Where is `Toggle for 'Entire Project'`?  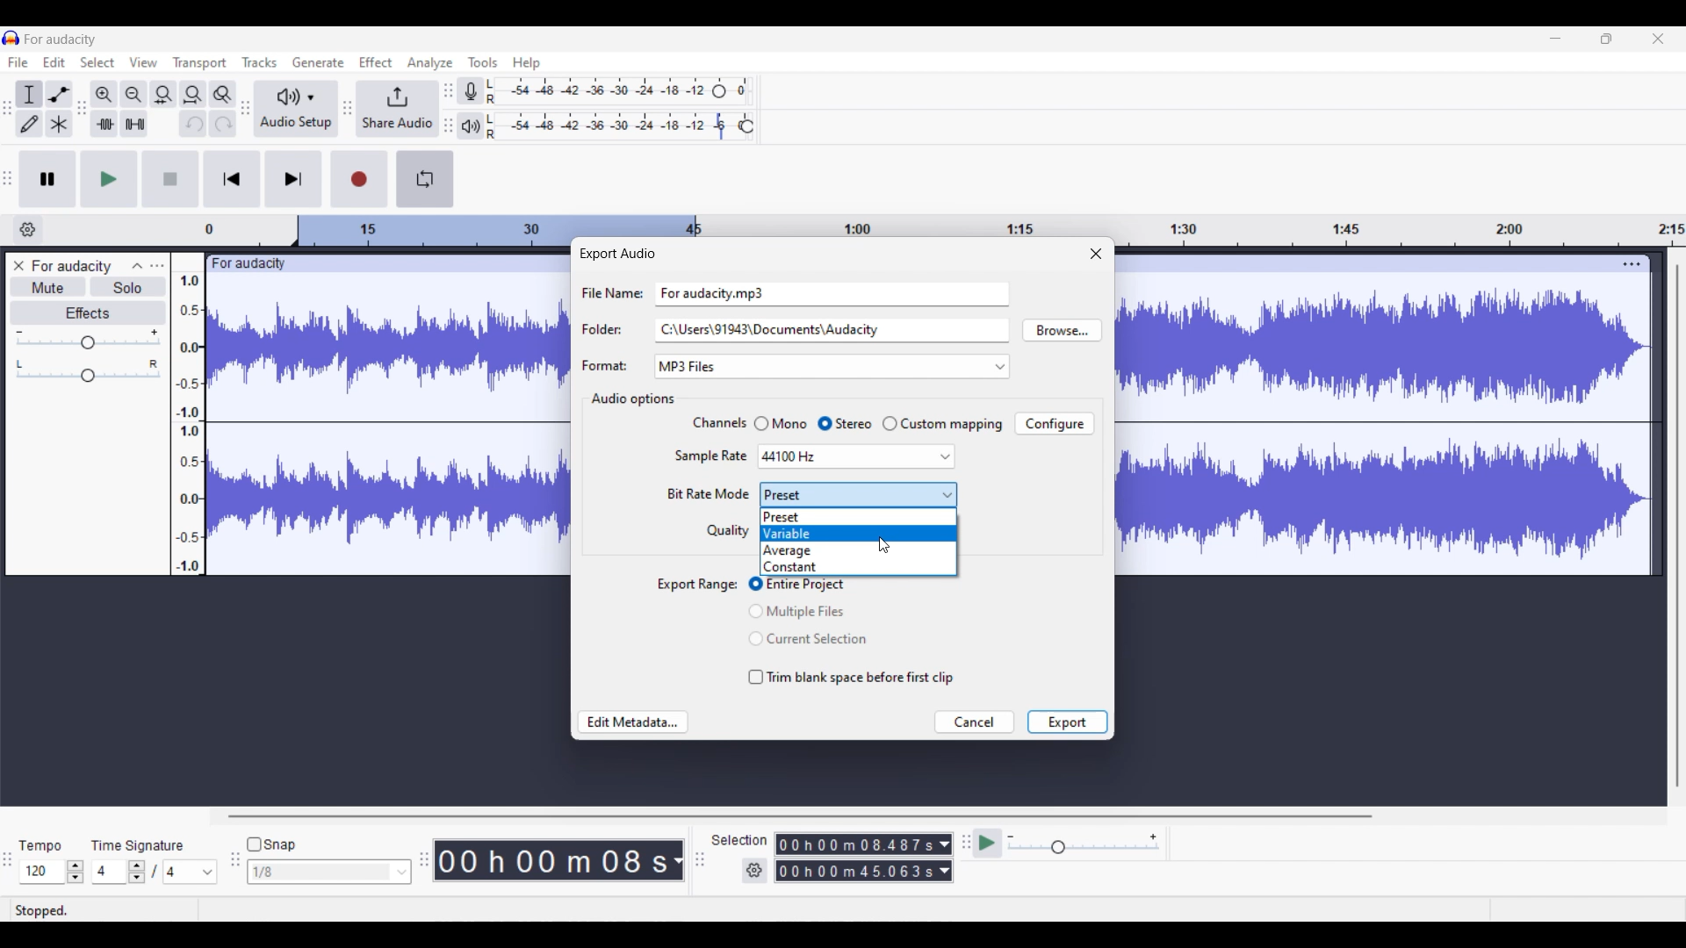 Toggle for 'Entire Project' is located at coordinates (810, 585).